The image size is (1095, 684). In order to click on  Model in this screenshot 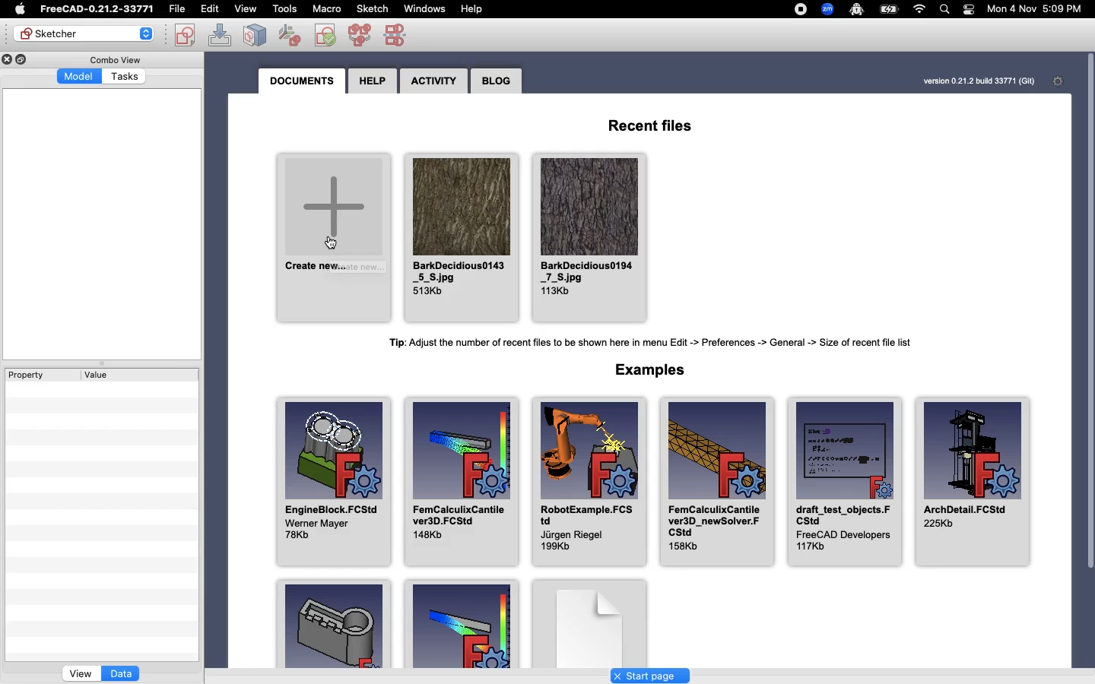, I will do `click(79, 76)`.